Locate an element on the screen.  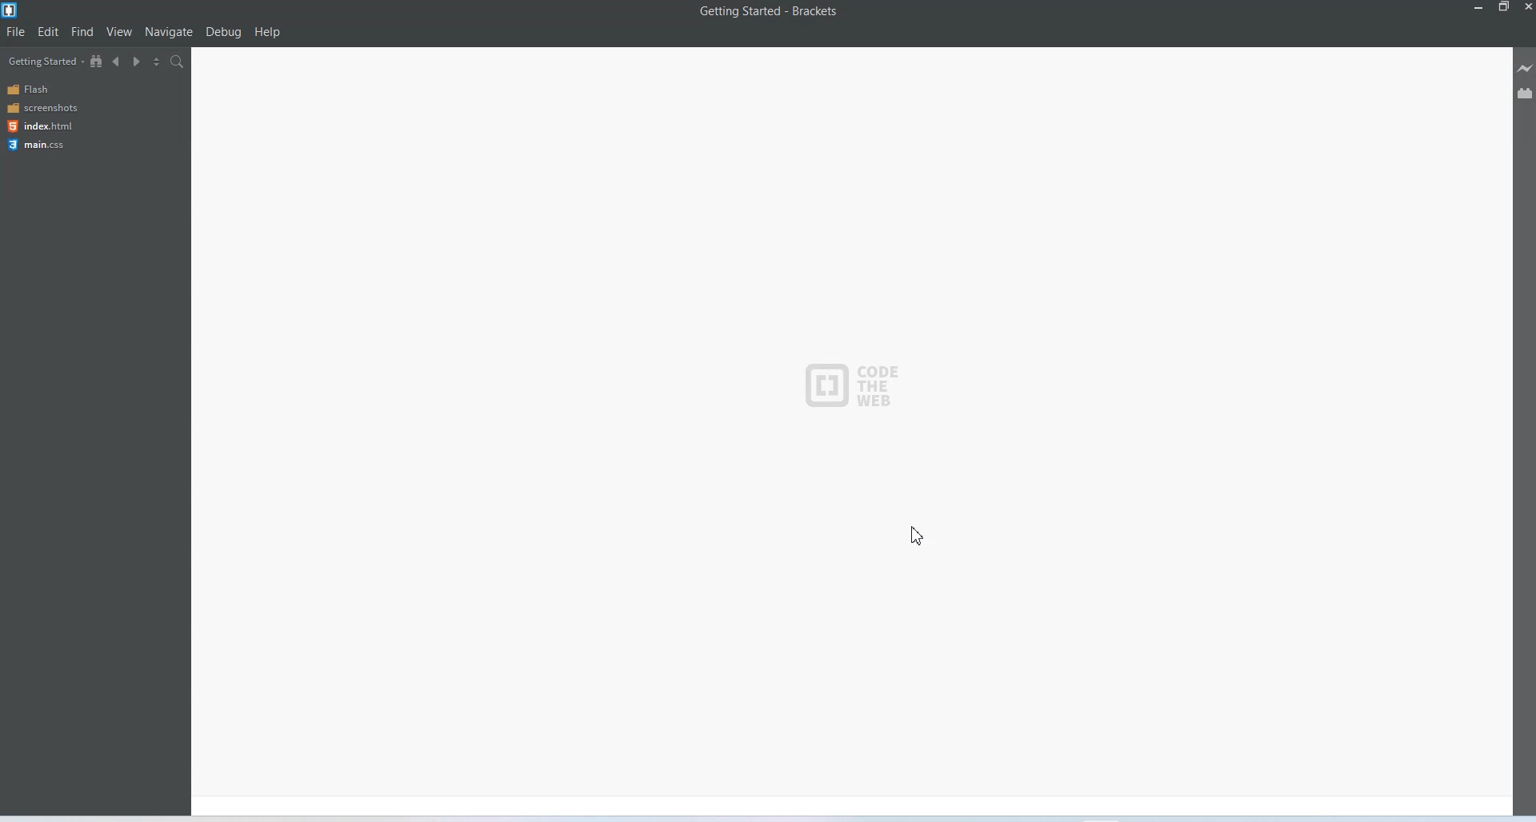
Split editor view vertically and horizontally is located at coordinates (156, 61).